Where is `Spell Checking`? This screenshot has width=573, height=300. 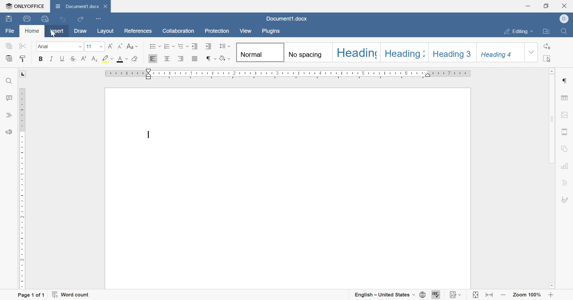
Spell Checking is located at coordinates (8, 115).